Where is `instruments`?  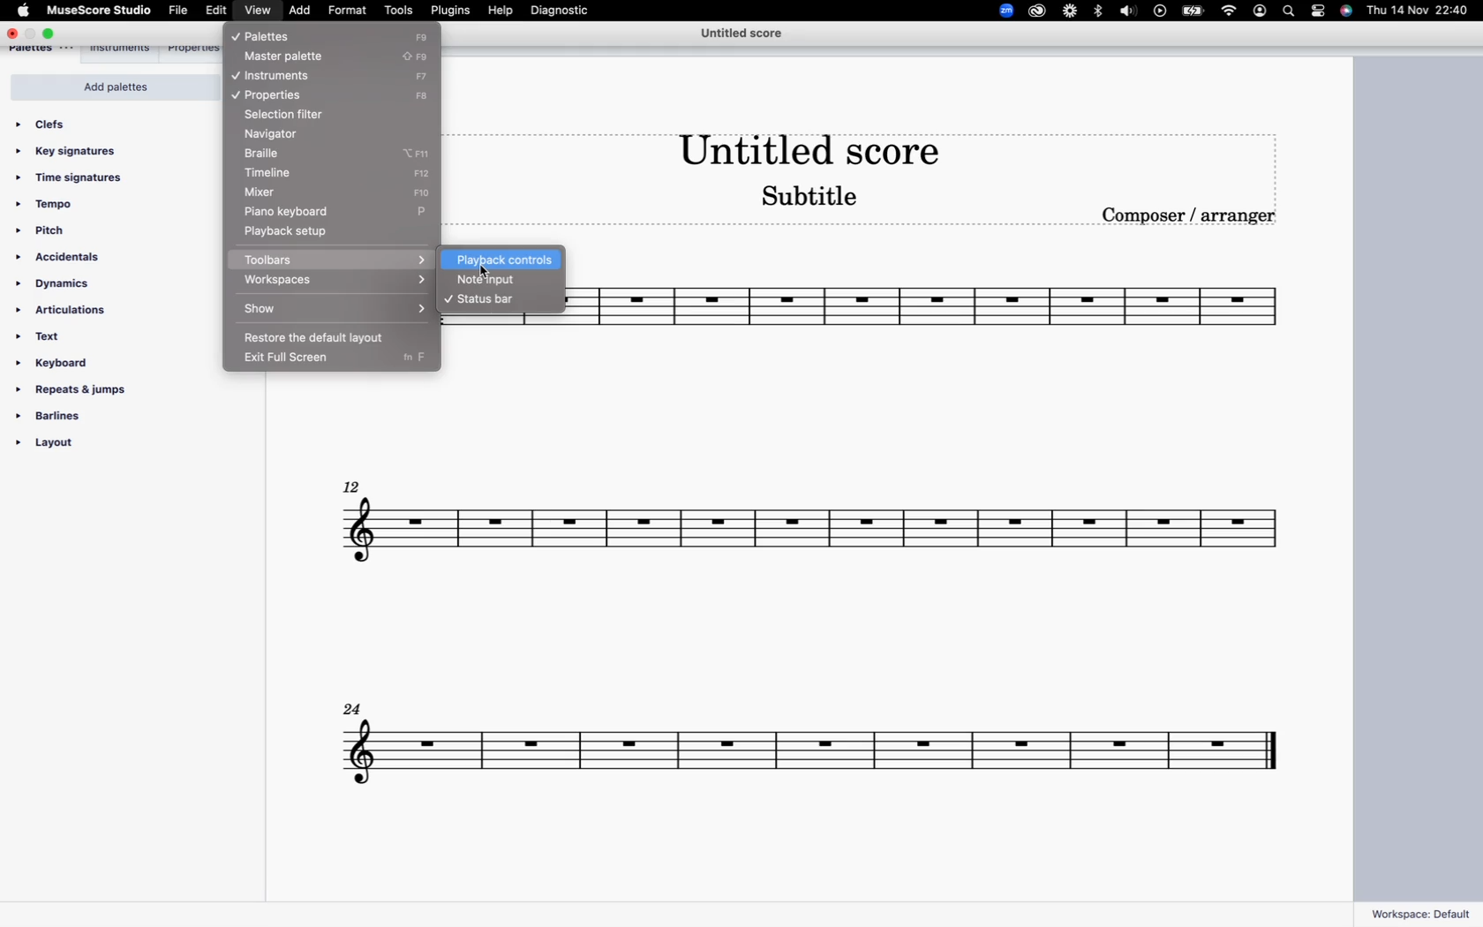 instruments is located at coordinates (124, 50).